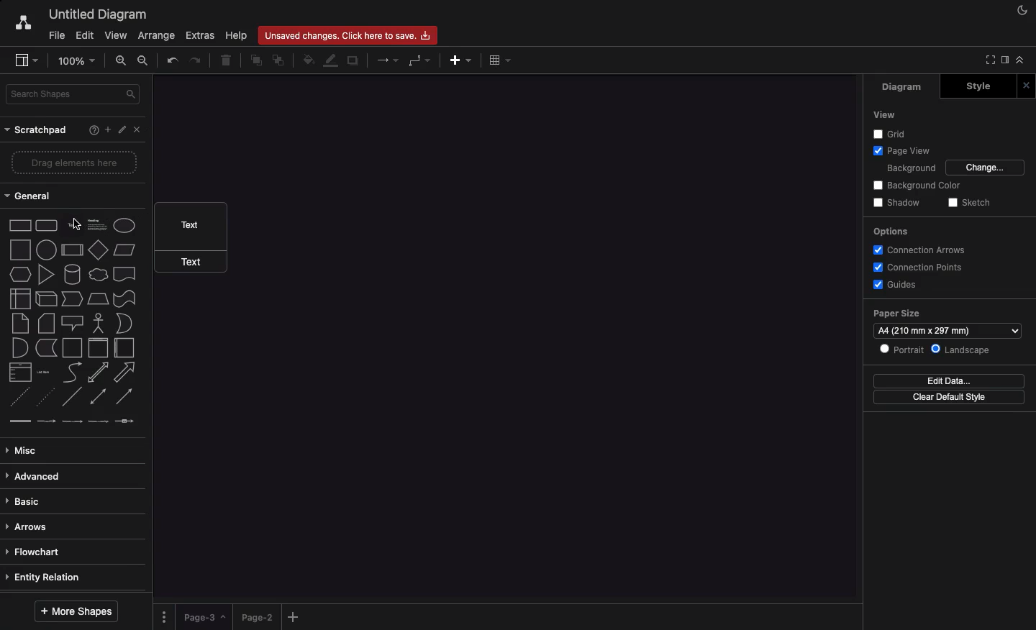 This screenshot has height=630, width=1036. Describe the element at coordinates (912, 168) in the screenshot. I see `Background` at that location.